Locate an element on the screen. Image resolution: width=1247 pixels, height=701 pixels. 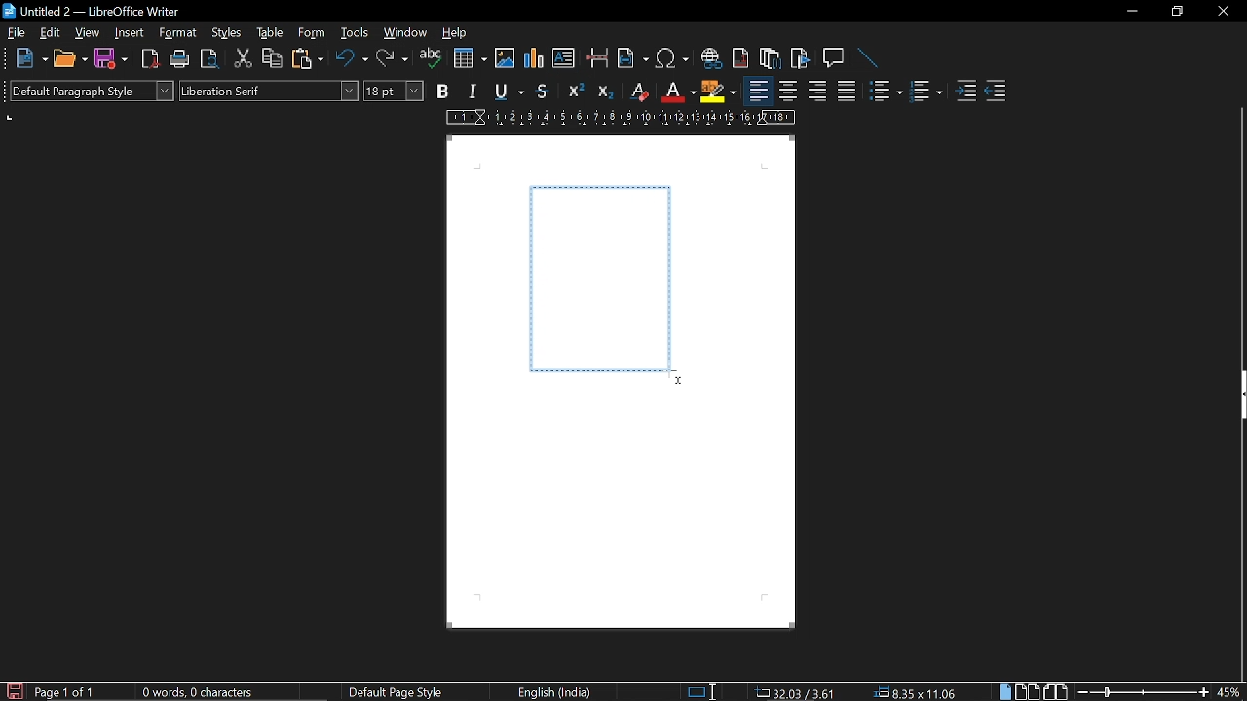
help is located at coordinates (457, 36).